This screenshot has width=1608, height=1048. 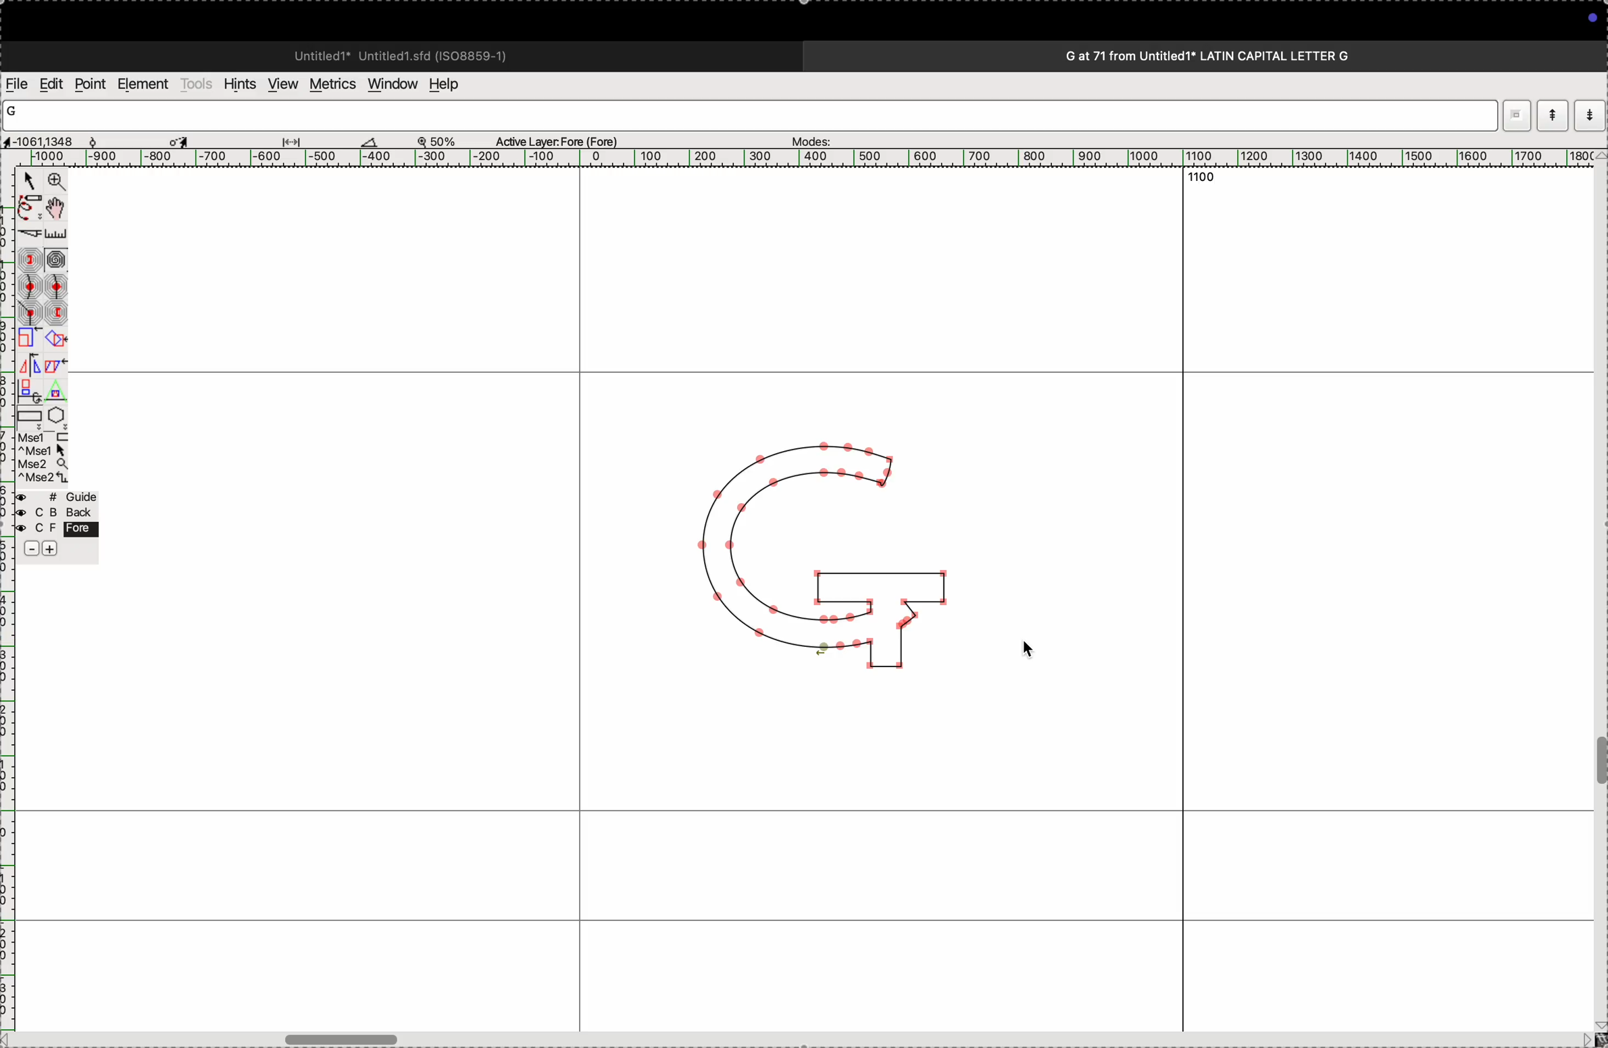 I want to click on freehand, so click(x=30, y=209).